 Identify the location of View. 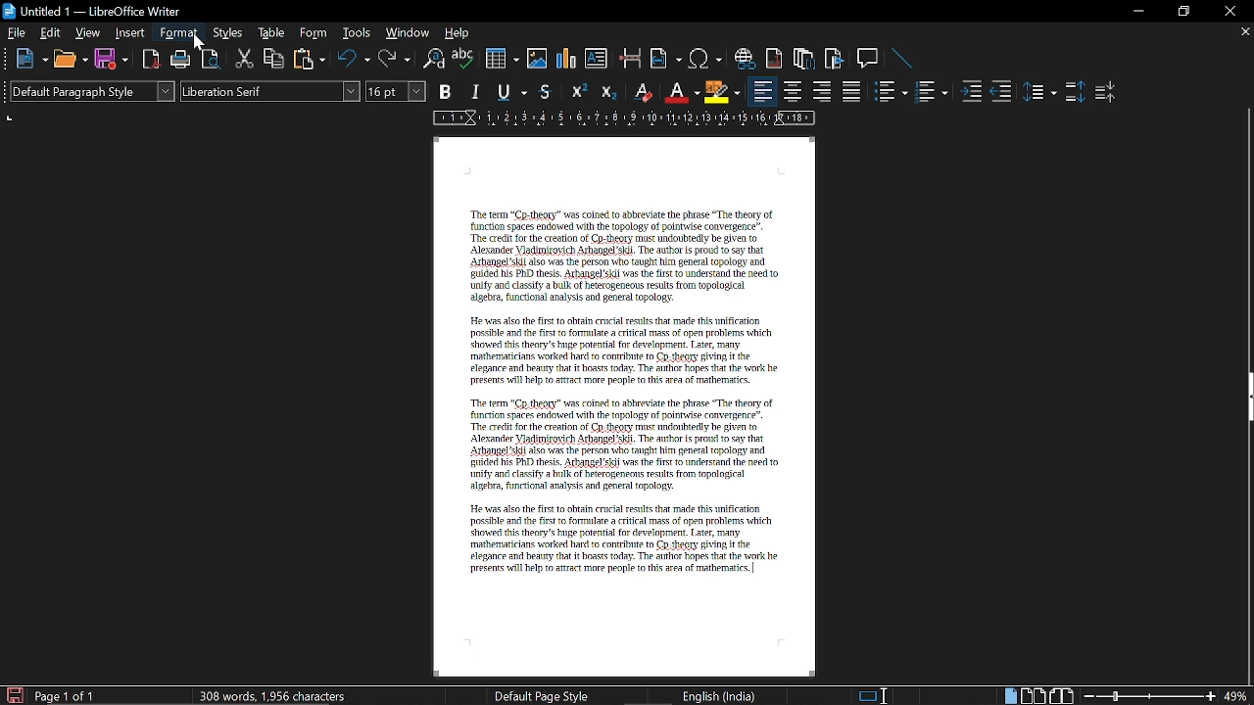
(86, 33).